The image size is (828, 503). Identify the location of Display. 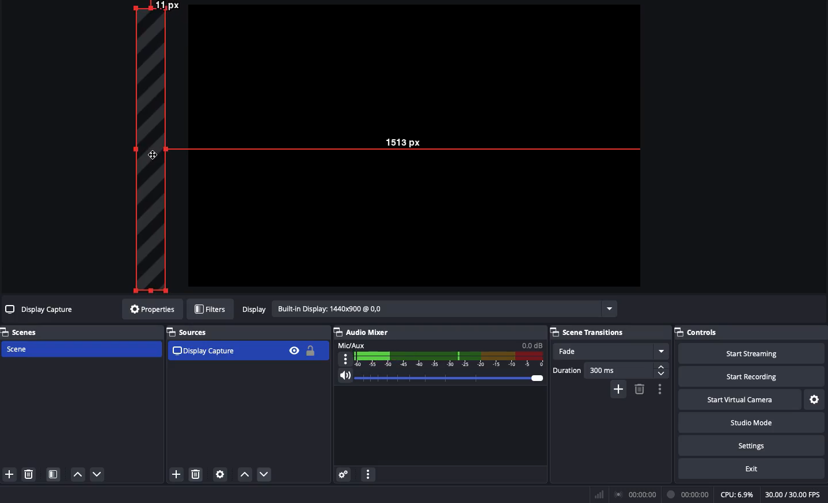
(428, 310).